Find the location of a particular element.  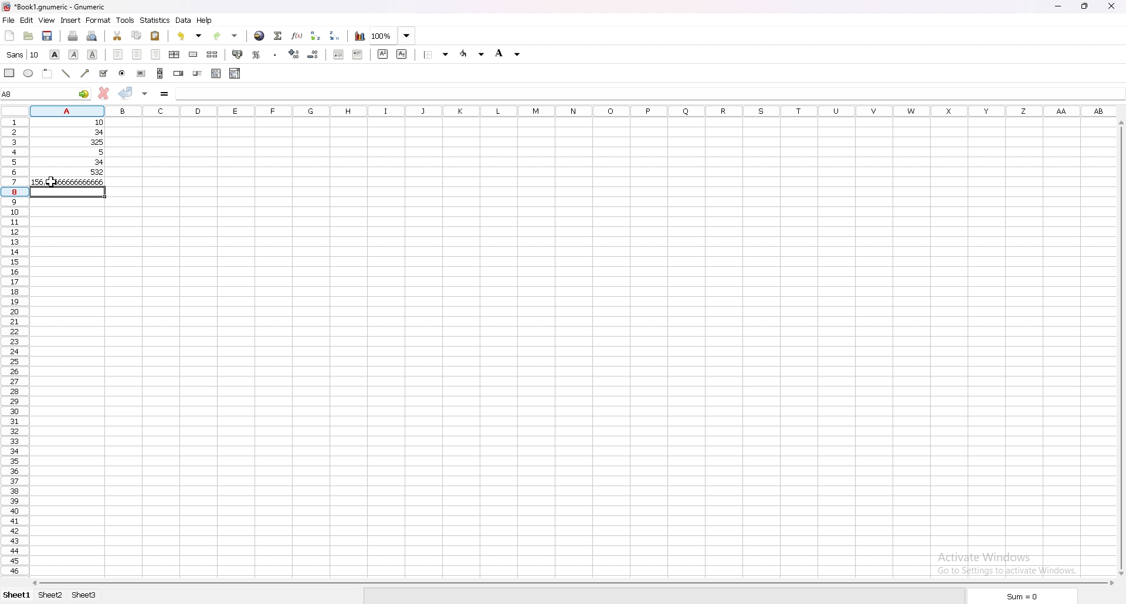

superscript is located at coordinates (382, 55).